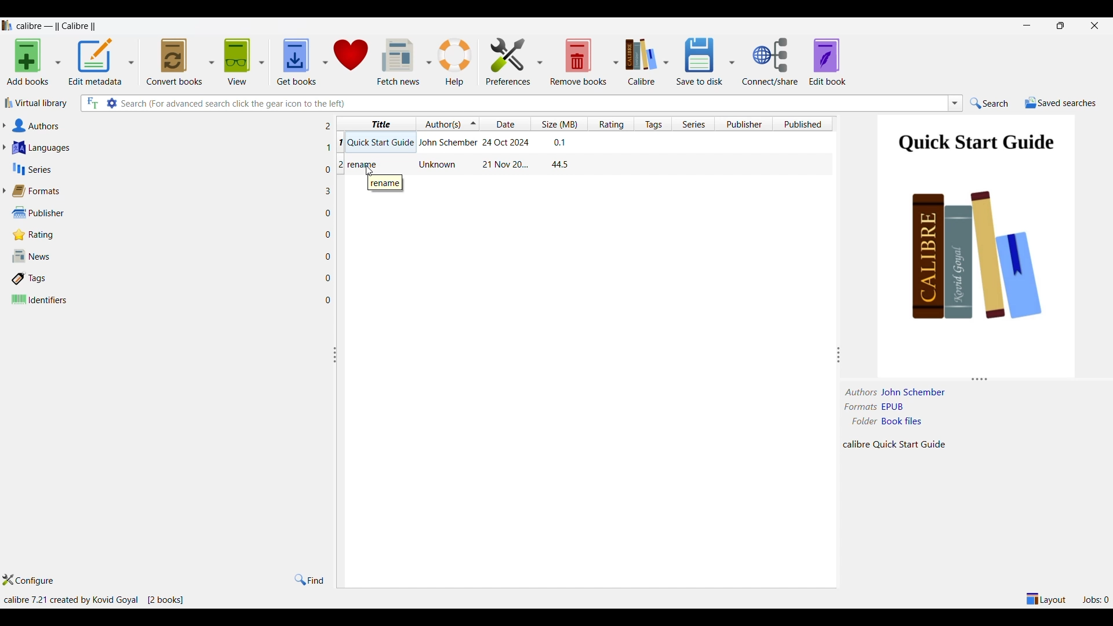 Image resolution: width=1113 pixels, height=626 pixels. I want to click on Publisher, so click(165, 213).